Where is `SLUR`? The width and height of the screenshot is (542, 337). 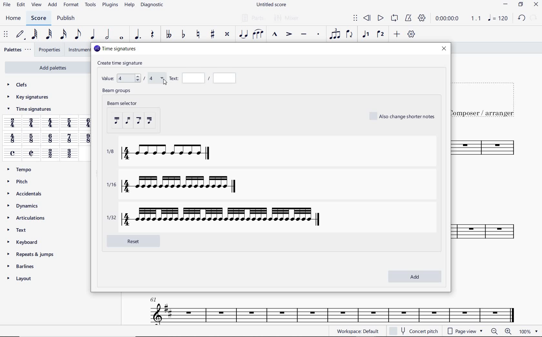 SLUR is located at coordinates (258, 34).